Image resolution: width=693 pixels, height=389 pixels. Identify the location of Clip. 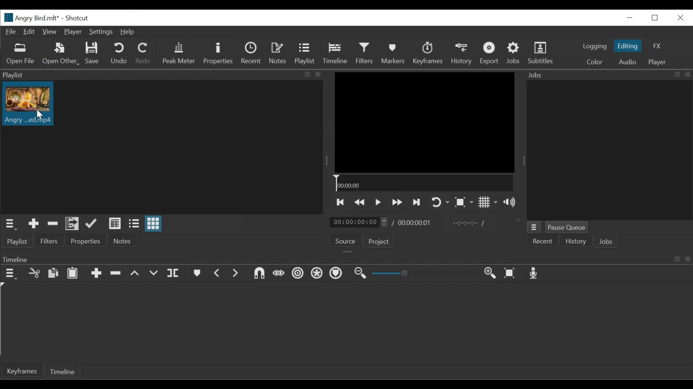
(28, 104).